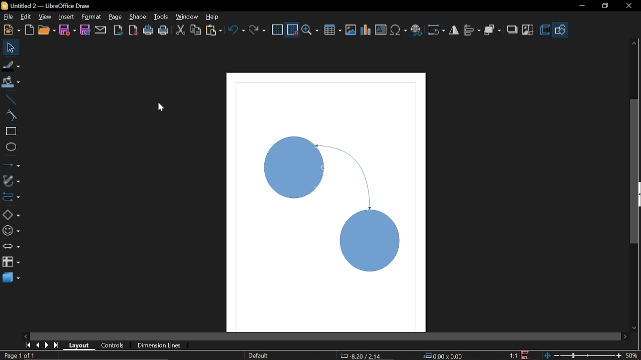 This screenshot has height=360, width=641. Describe the element at coordinates (116, 17) in the screenshot. I see `Page` at that location.